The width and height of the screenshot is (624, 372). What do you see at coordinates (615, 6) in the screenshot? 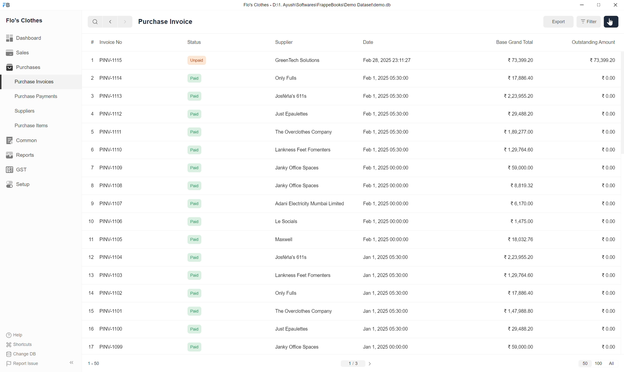
I see `close` at bounding box center [615, 6].